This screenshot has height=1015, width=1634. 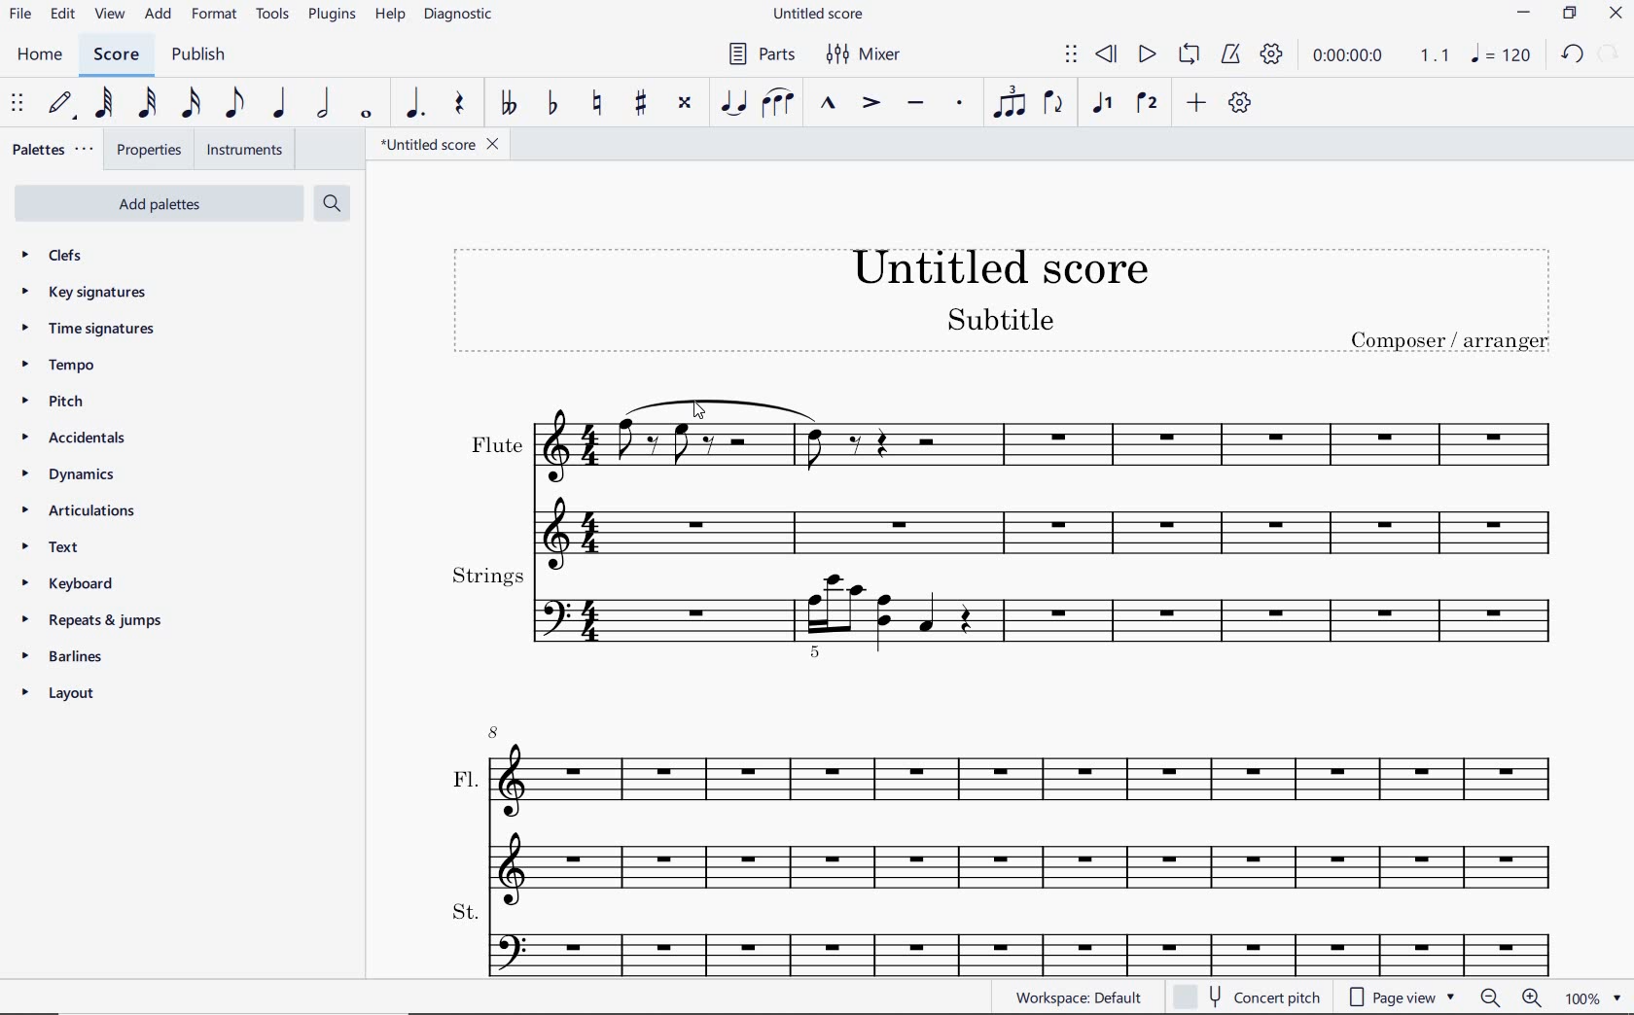 What do you see at coordinates (1383, 58) in the screenshot?
I see `PLAY TIME` at bounding box center [1383, 58].